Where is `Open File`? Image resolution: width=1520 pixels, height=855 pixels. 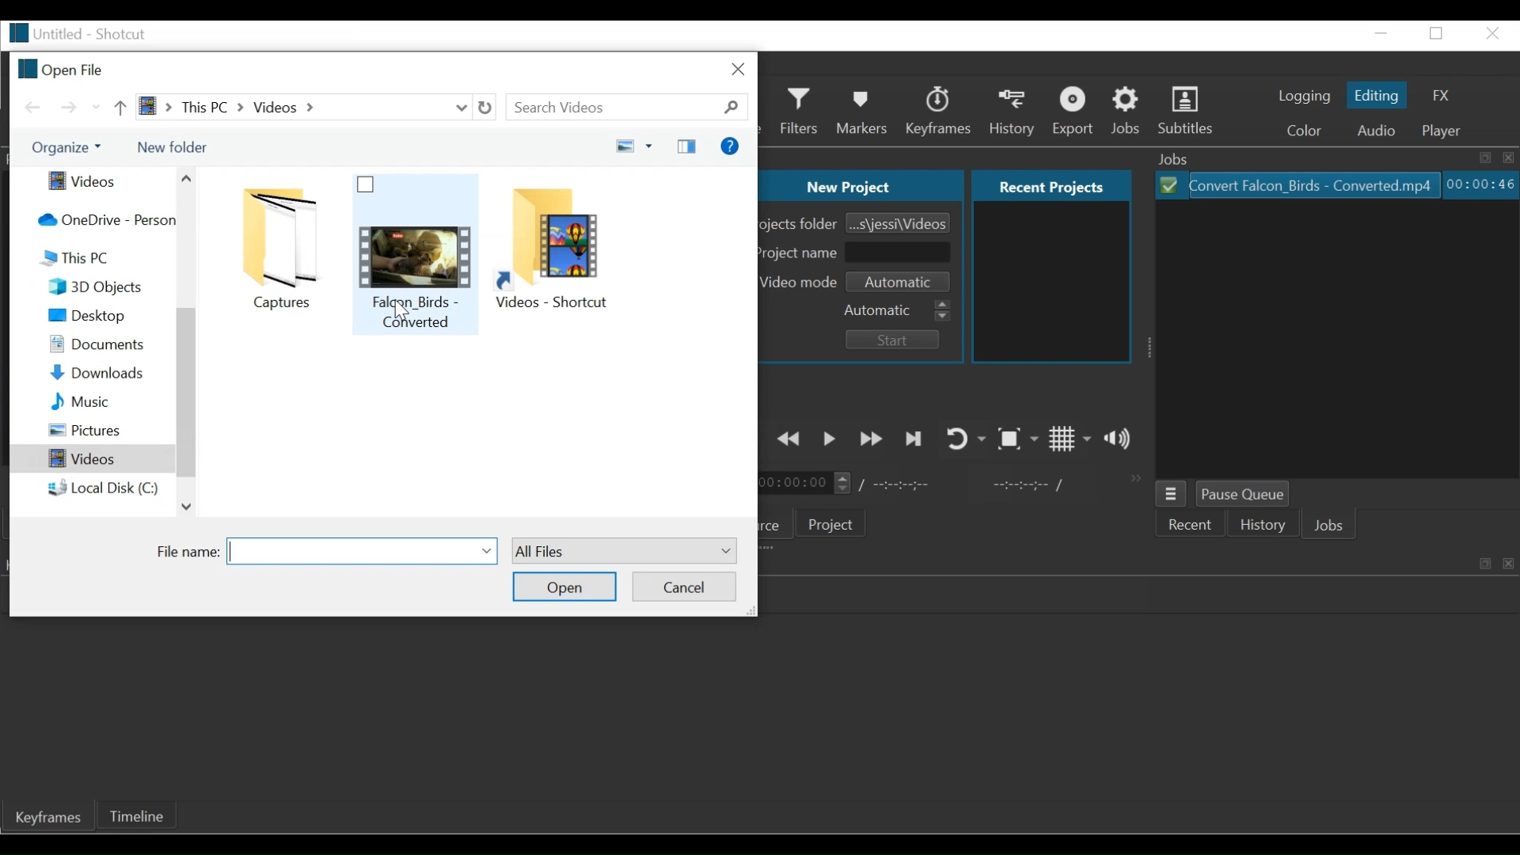 Open File is located at coordinates (63, 68).